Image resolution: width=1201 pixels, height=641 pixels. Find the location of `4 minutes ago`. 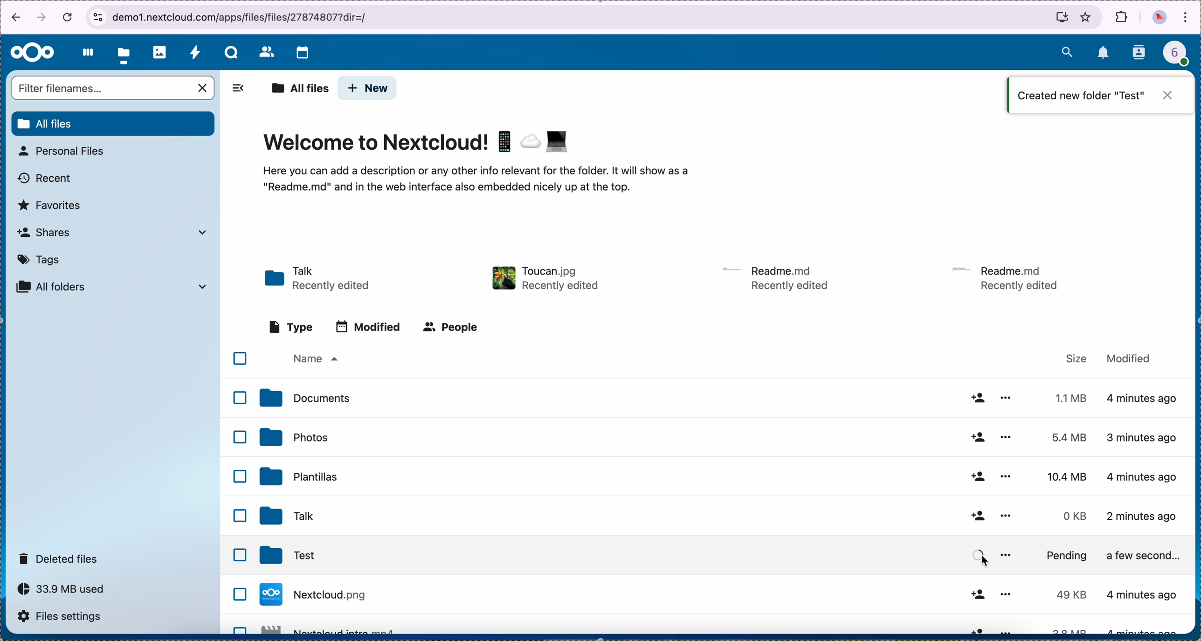

4 minutes ago is located at coordinates (1143, 594).